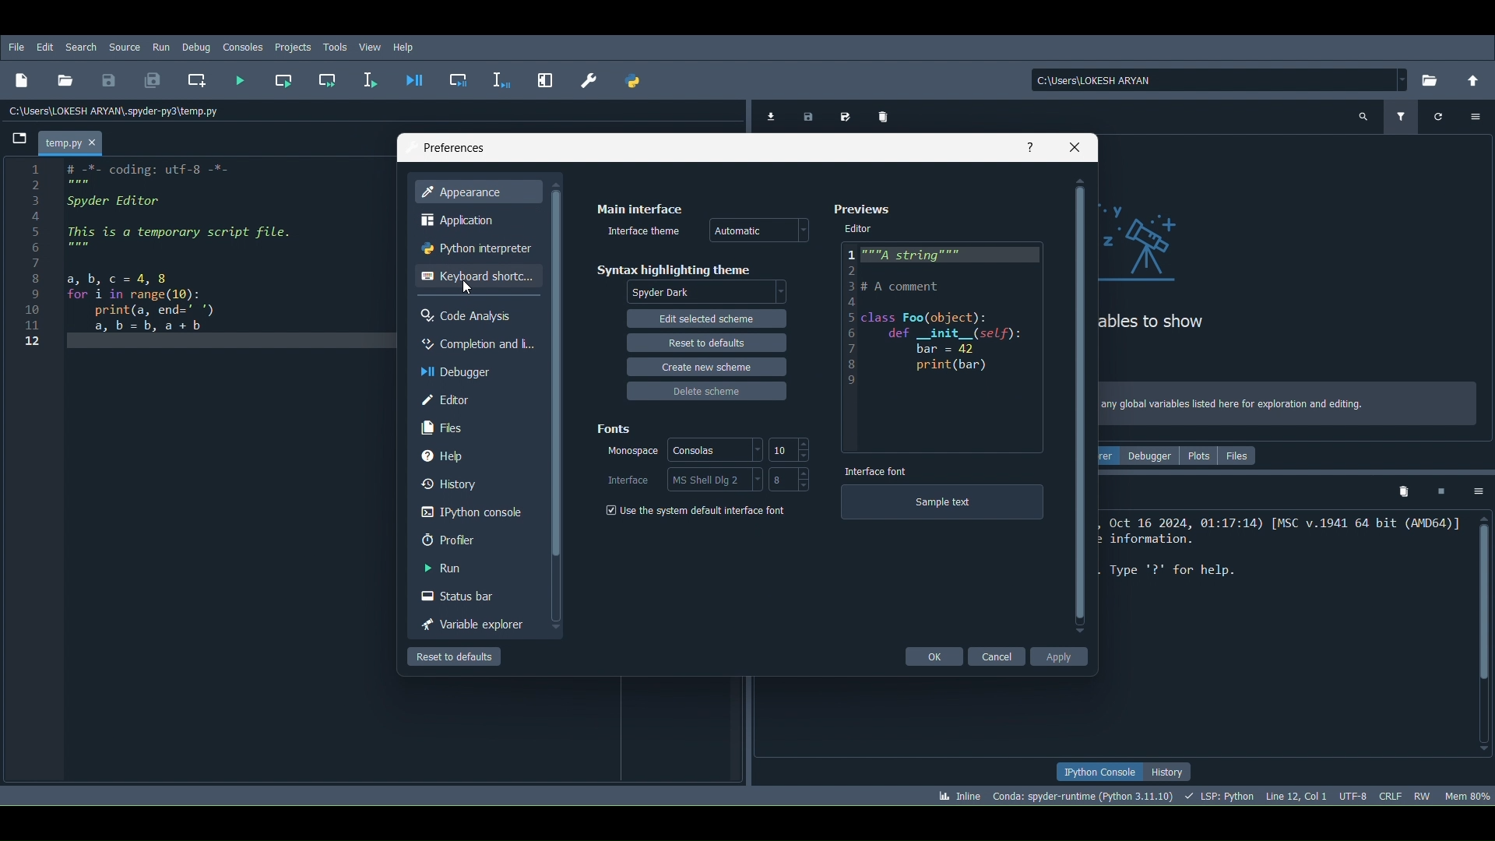 The image size is (1495, 841). Describe the element at coordinates (470, 483) in the screenshot. I see `History` at that location.